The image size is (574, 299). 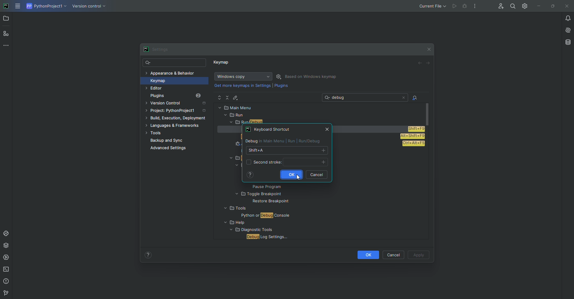 I want to click on Keymap, so click(x=222, y=64).